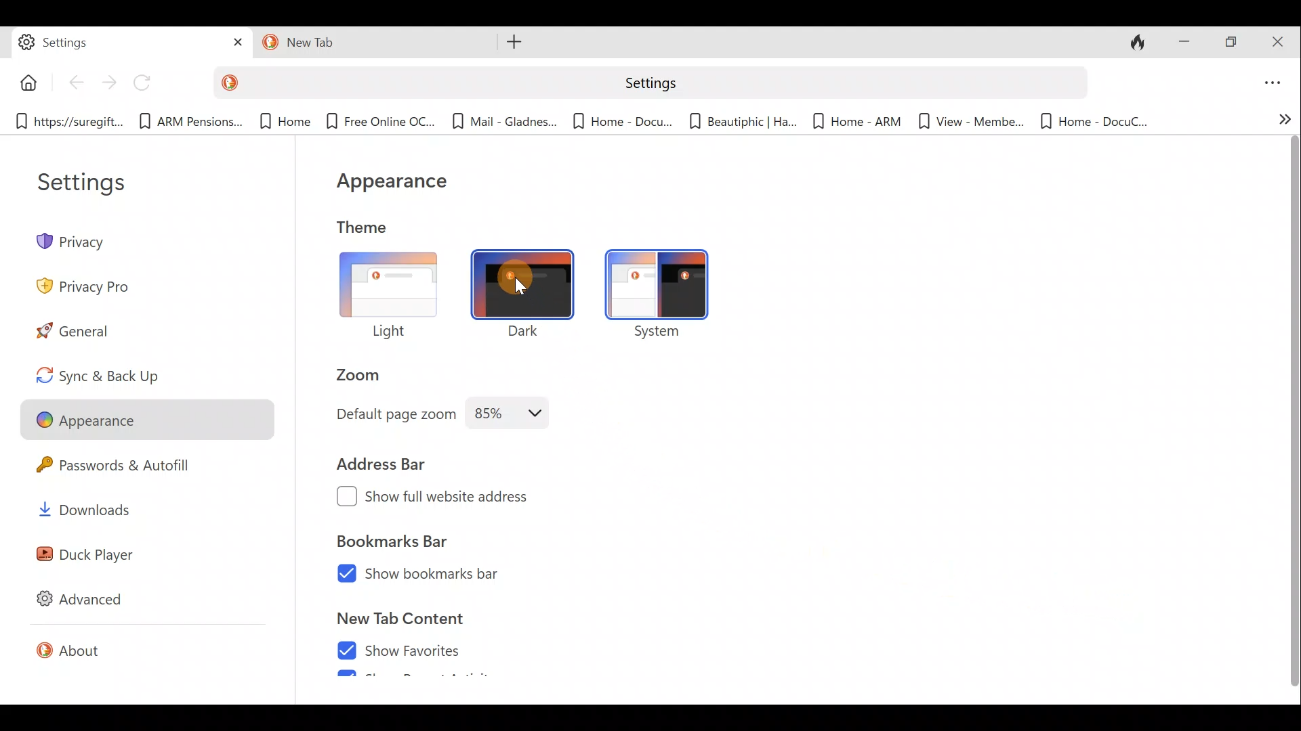 The height and width of the screenshot is (731, 1301). Describe the element at coordinates (377, 121) in the screenshot. I see `Bookmark 4` at that location.